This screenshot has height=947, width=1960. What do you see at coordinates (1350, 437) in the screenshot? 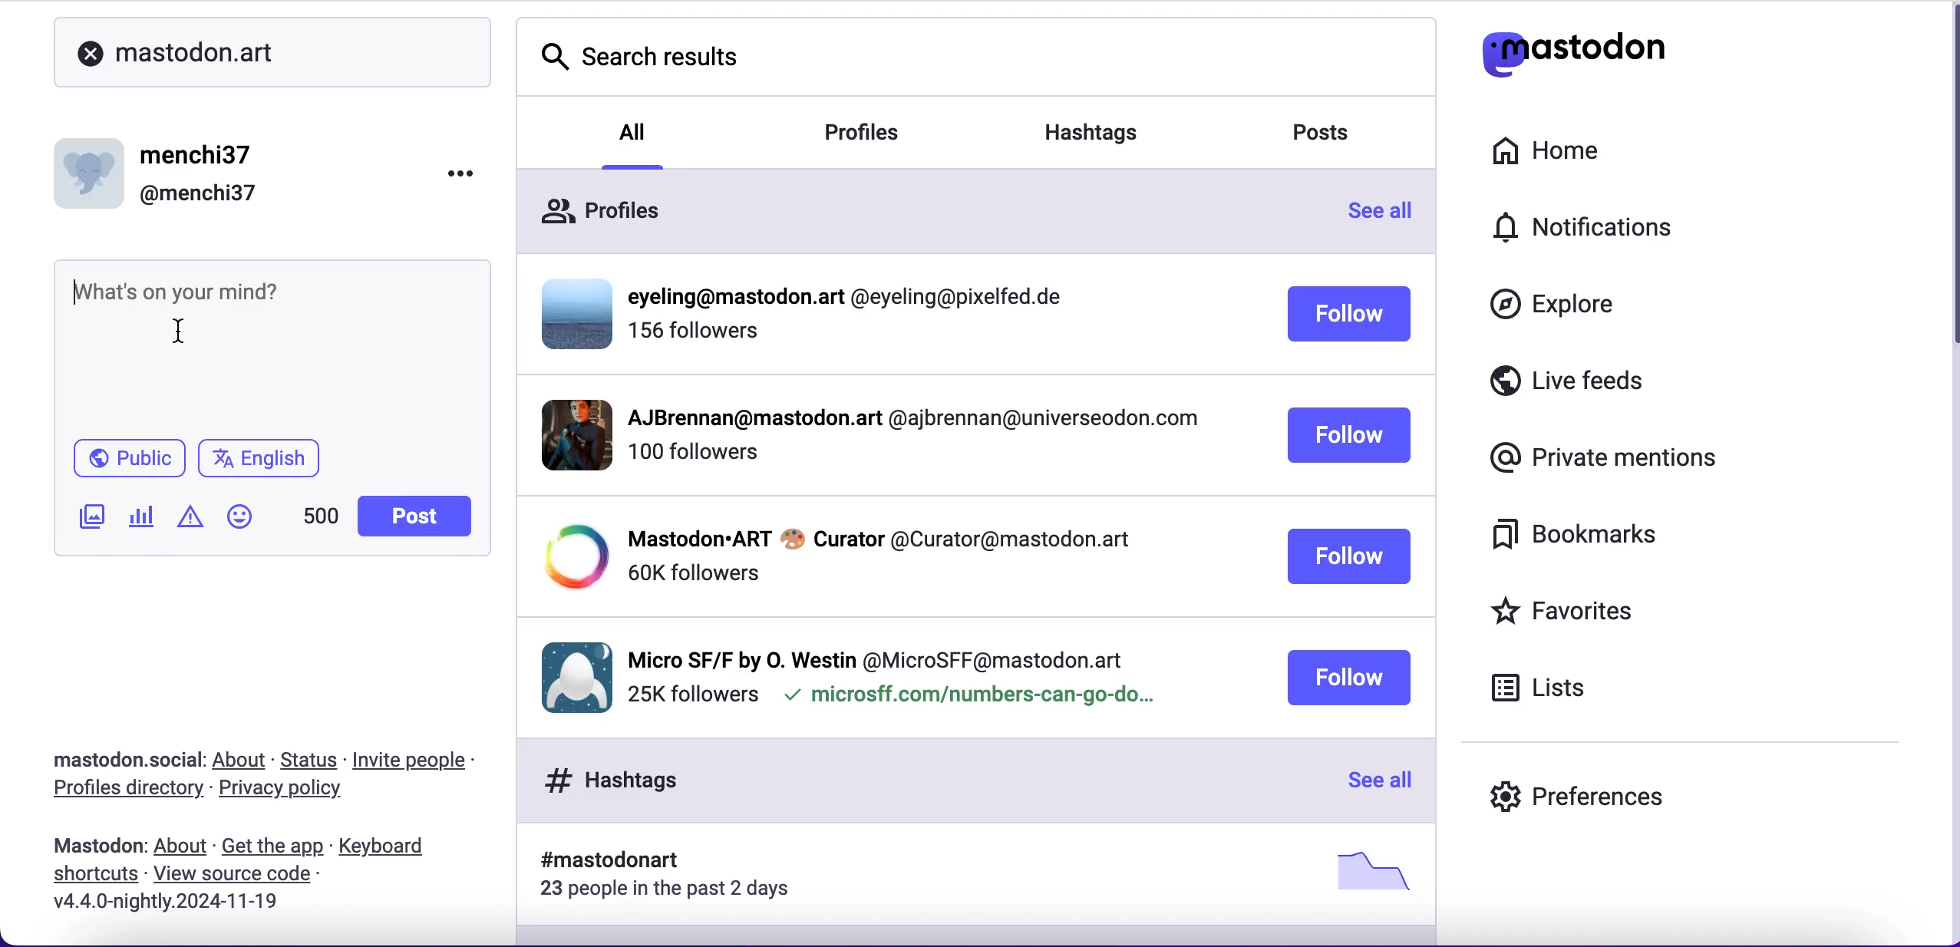
I see `follow` at bounding box center [1350, 437].